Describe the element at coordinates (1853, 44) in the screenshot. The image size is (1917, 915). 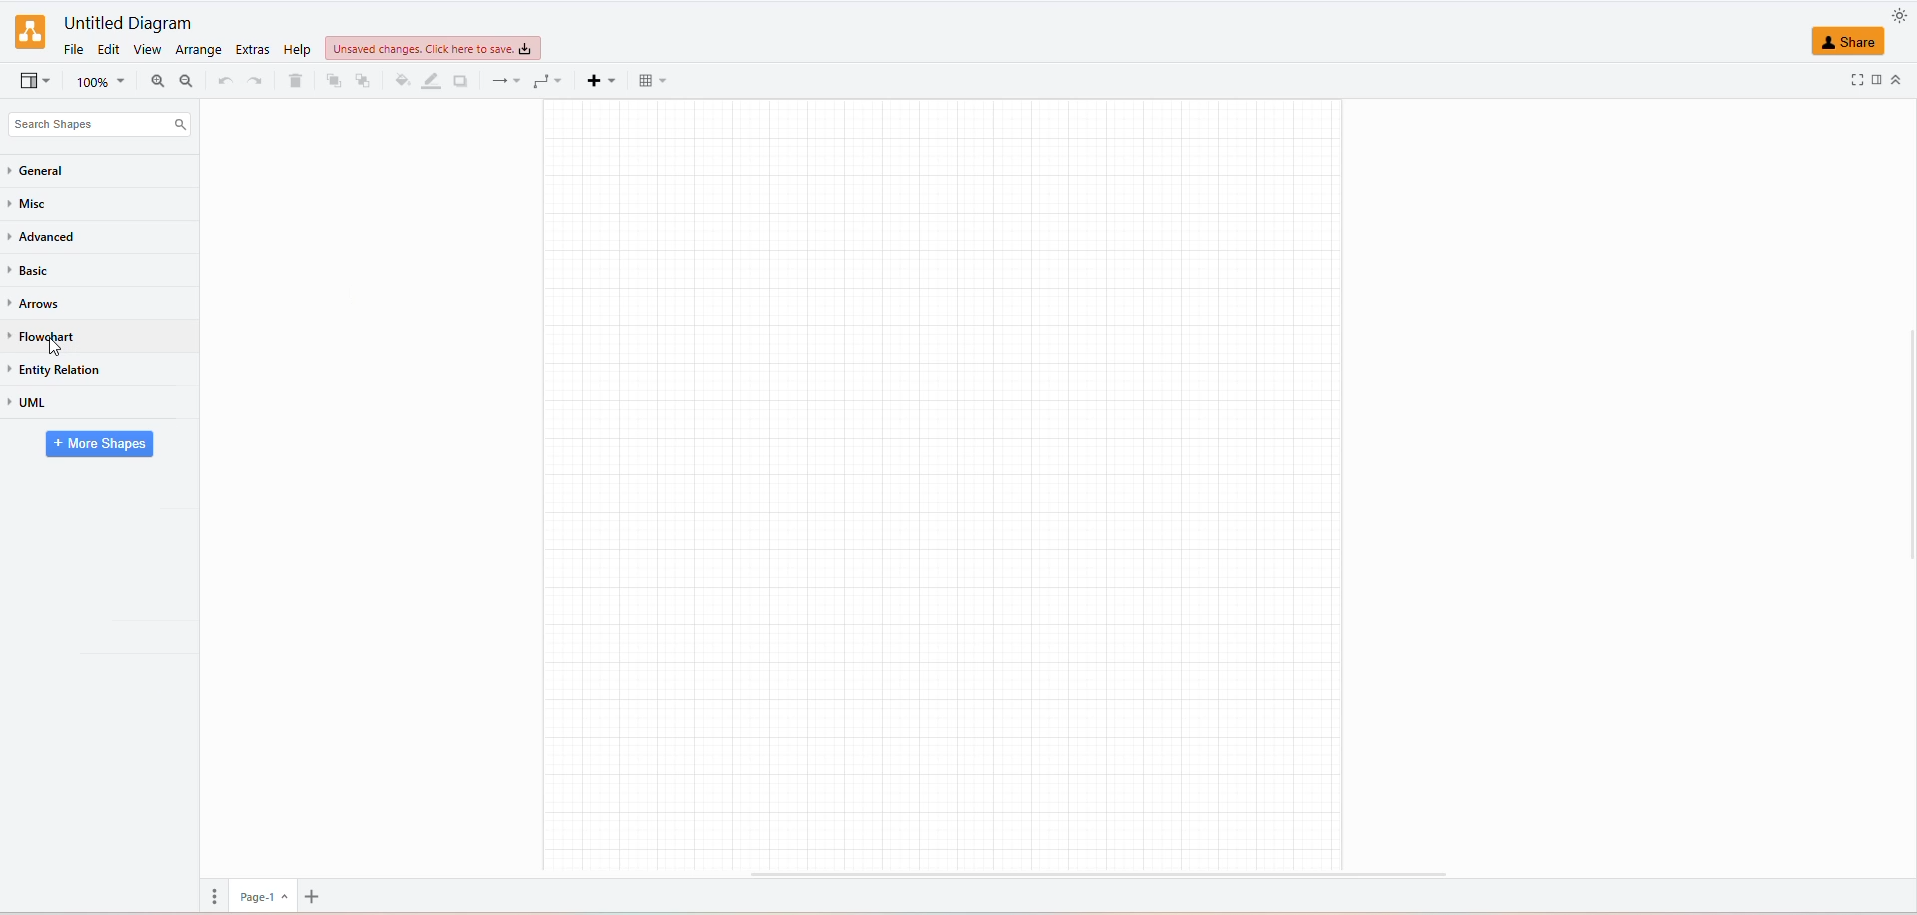
I see `SHARE` at that location.